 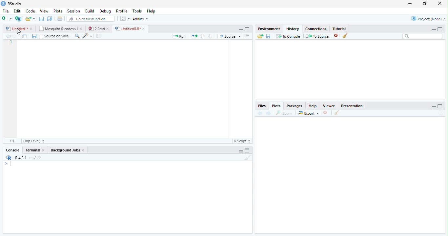 What do you see at coordinates (440, 3) in the screenshot?
I see `close` at bounding box center [440, 3].